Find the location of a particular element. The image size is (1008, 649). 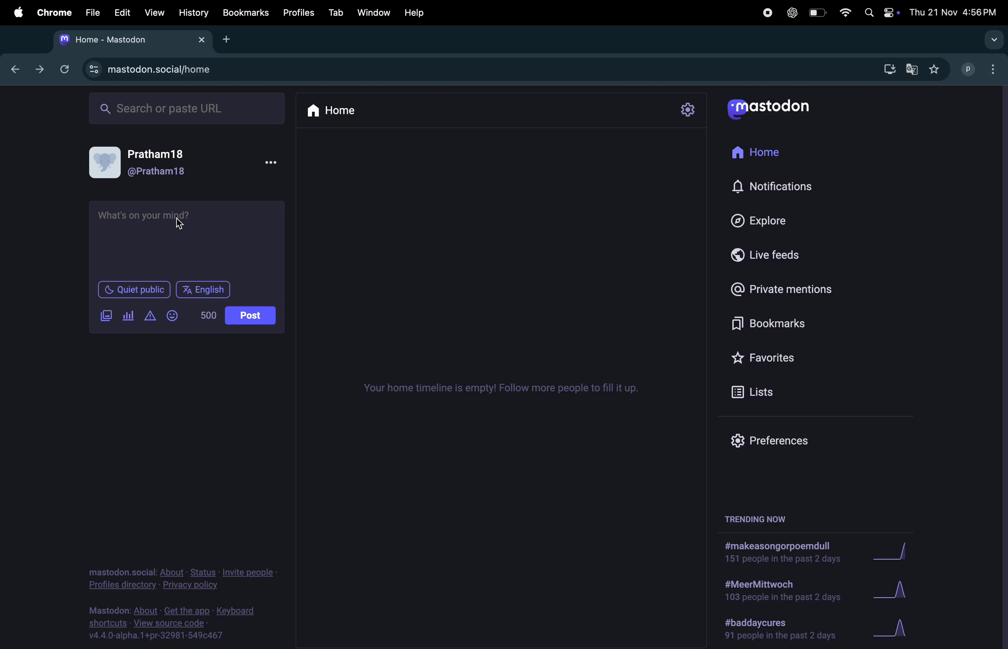

chrome is located at coordinates (51, 12).